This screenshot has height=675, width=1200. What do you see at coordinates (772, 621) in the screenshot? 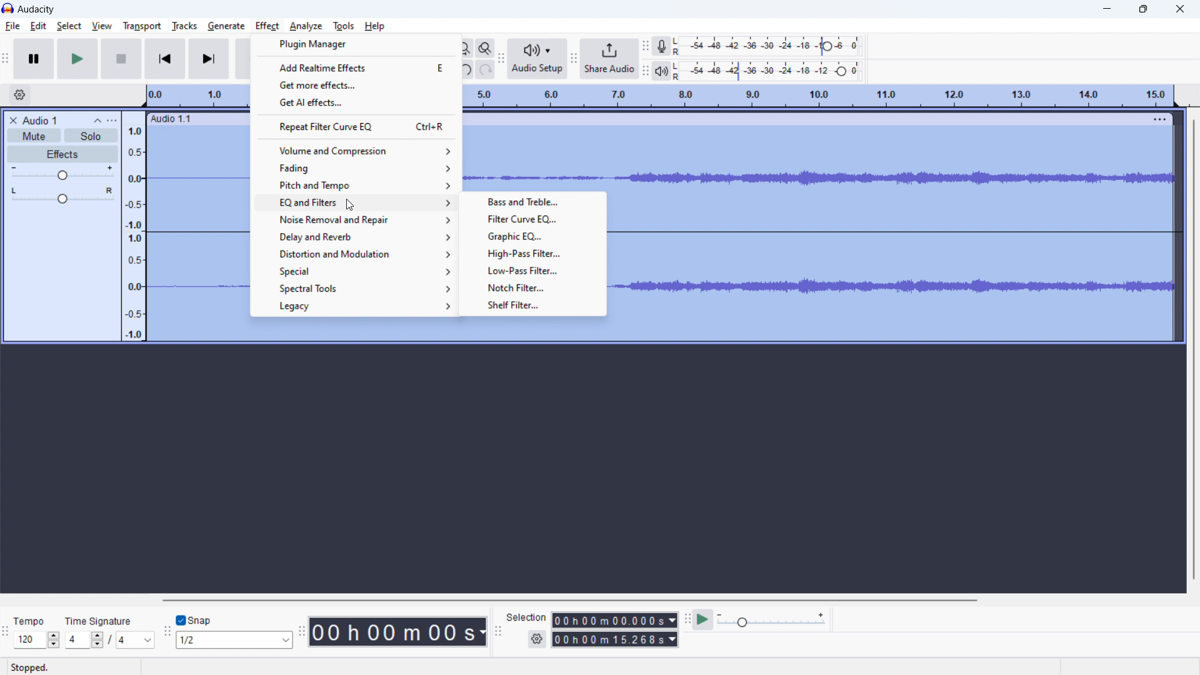
I see `playback speed` at bounding box center [772, 621].